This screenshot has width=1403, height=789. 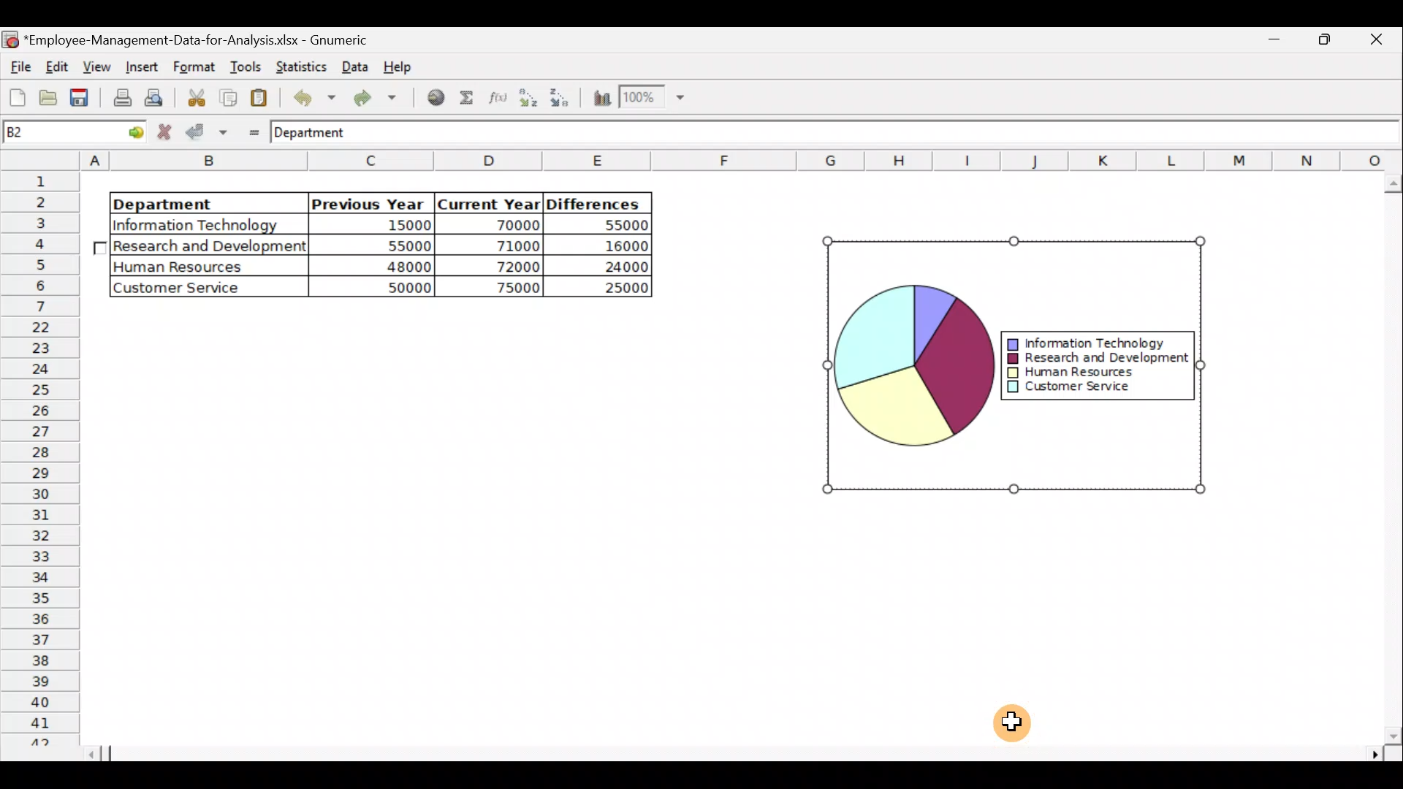 What do you see at coordinates (47, 100) in the screenshot?
I see `Open a file` at bounding box center [47, 100].